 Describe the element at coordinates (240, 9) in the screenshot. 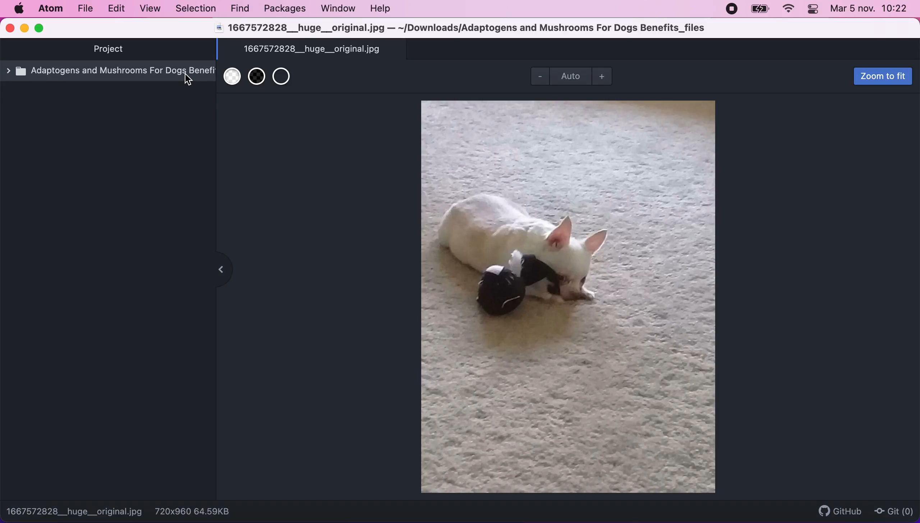

I see `find` at that location.